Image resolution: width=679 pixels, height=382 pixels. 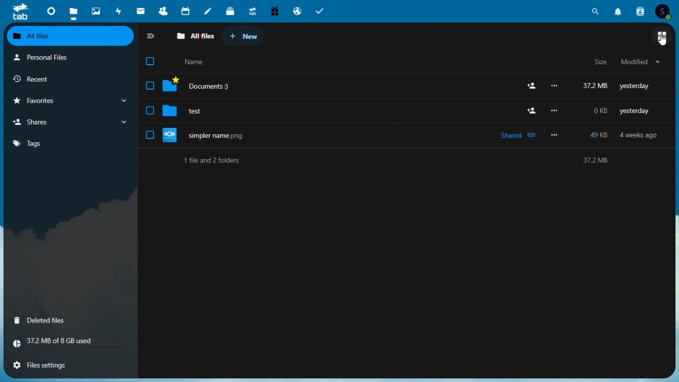 What do you see at coordinates (664, 40) in the screenshot?
I see `cursor` at bounding box center [664, 40].